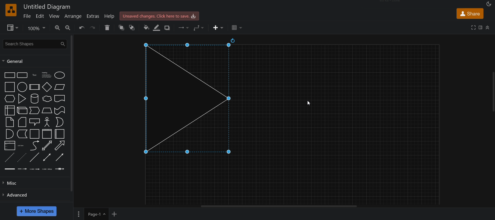 Image resolution: width=495 pixels, height=220 pixels. Describe the element at coordinates (34, 157) in the screenshot. I see `line` at that location.